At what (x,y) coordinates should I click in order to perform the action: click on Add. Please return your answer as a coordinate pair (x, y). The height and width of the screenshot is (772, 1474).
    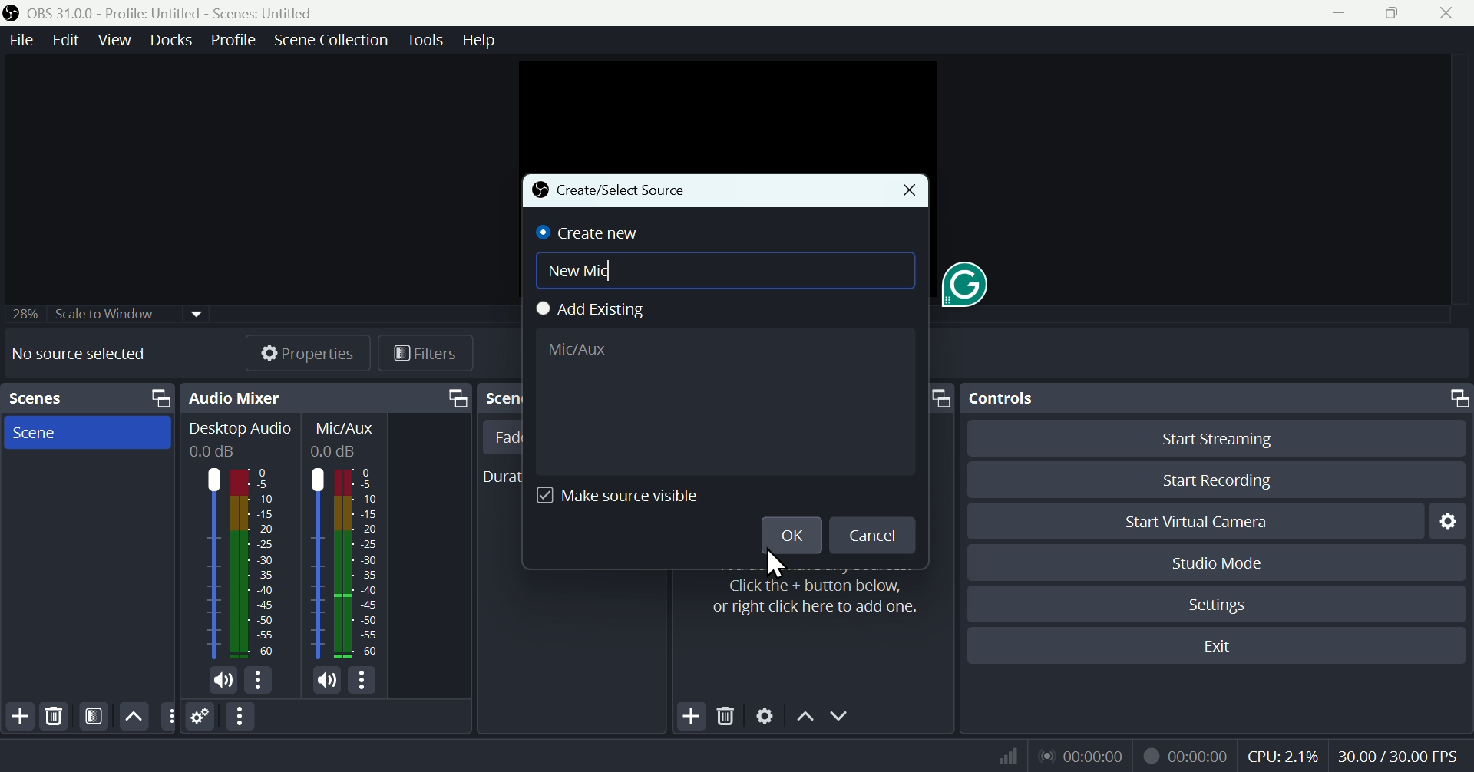
    Looking at the image, I should click on (693, 718).